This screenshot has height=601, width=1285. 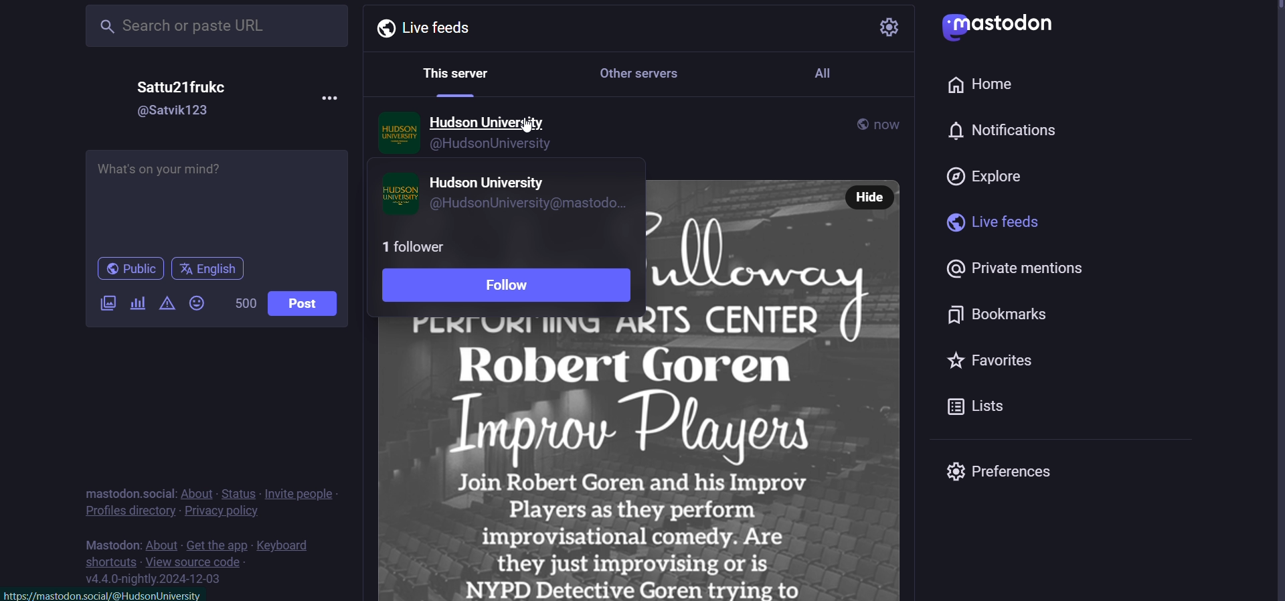 What do you see at coordinates (1020, 270) in the screenshot?
I see `private mention` at bounding box center [1020, 270].